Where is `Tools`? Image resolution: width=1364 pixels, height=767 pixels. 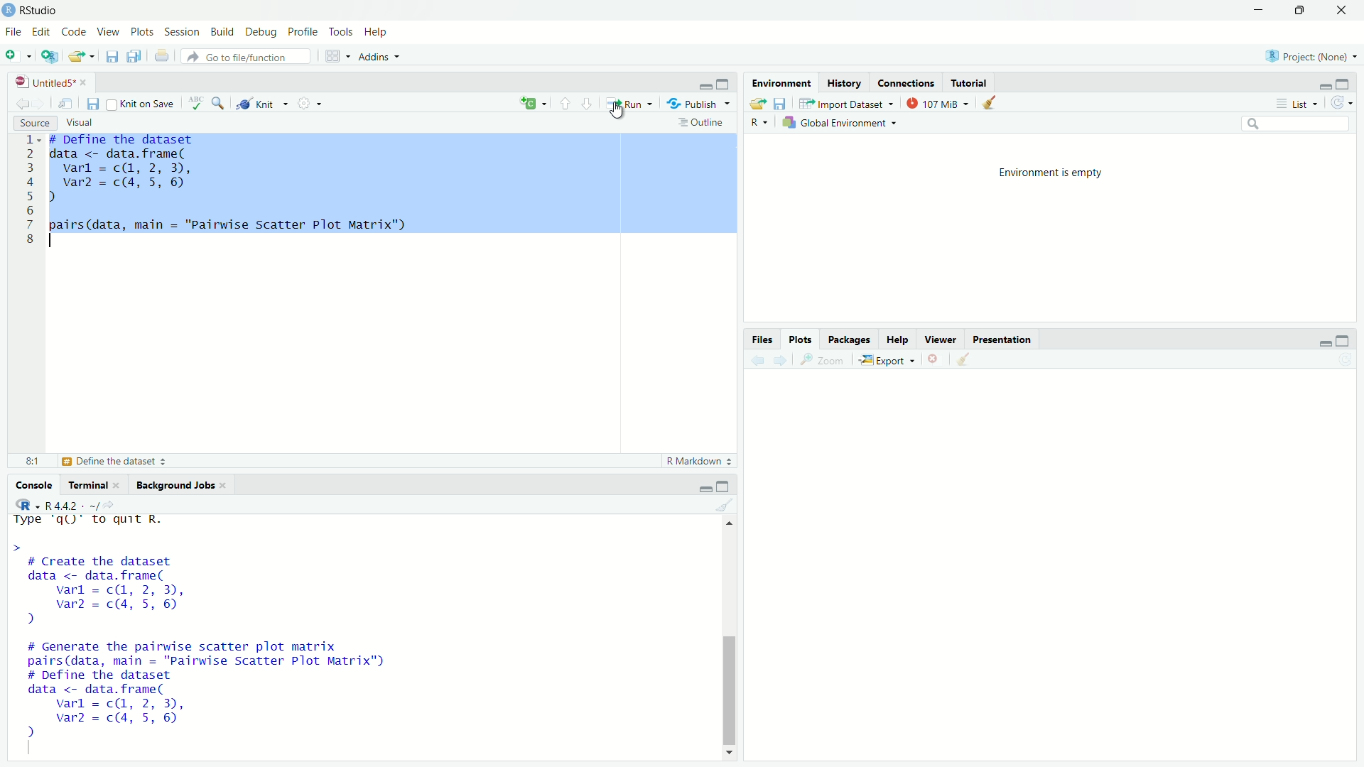 Tools is located at coordinates (342, 31).